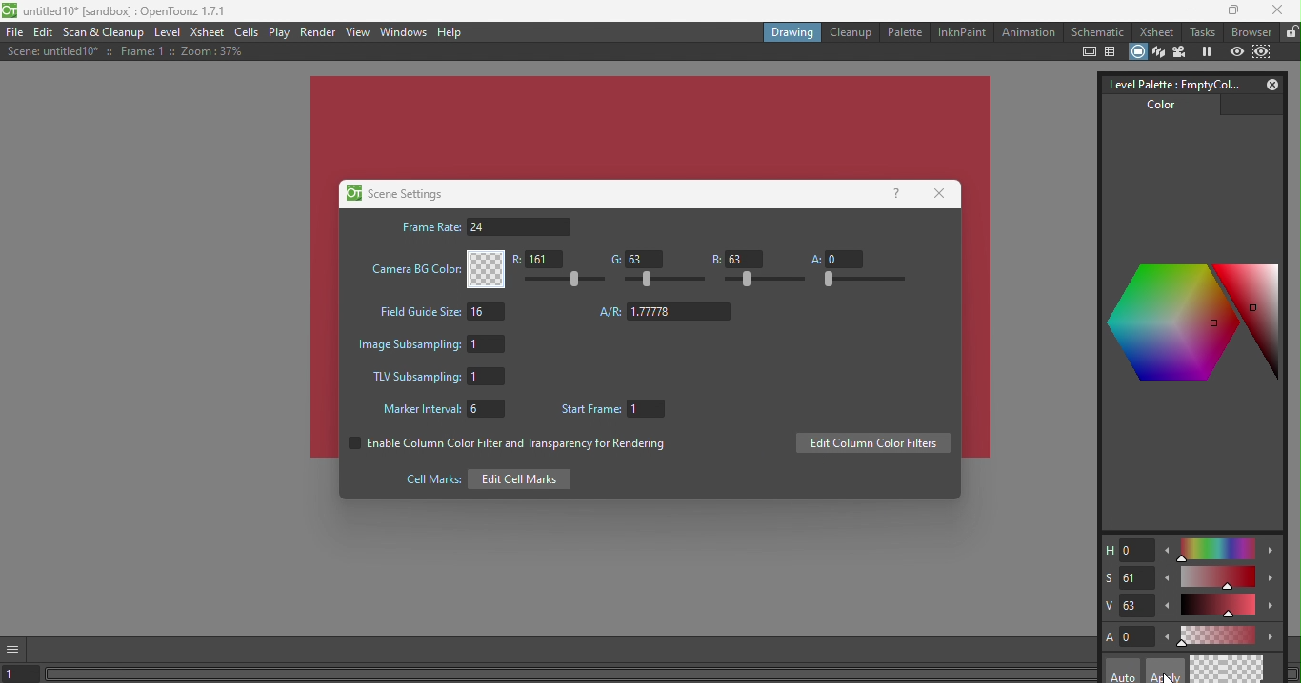 This screenshot has height=683, width=1301. I want to click on Tasks, so click(1202, 32).